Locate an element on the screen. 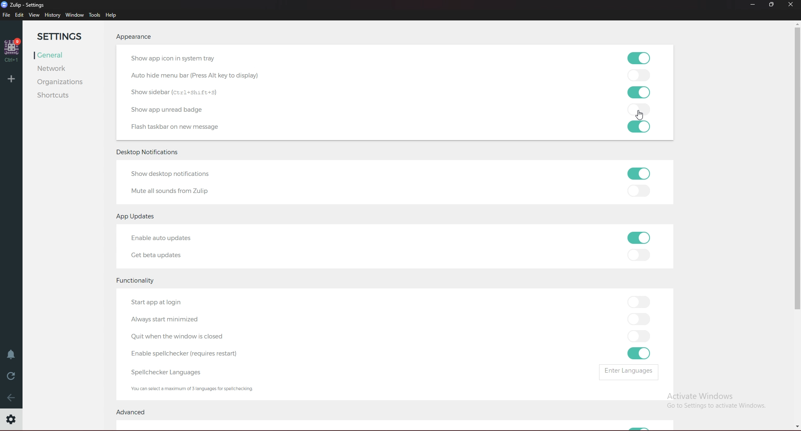 The image size is (801, 431). Reload is located at coordinates (11, 376).